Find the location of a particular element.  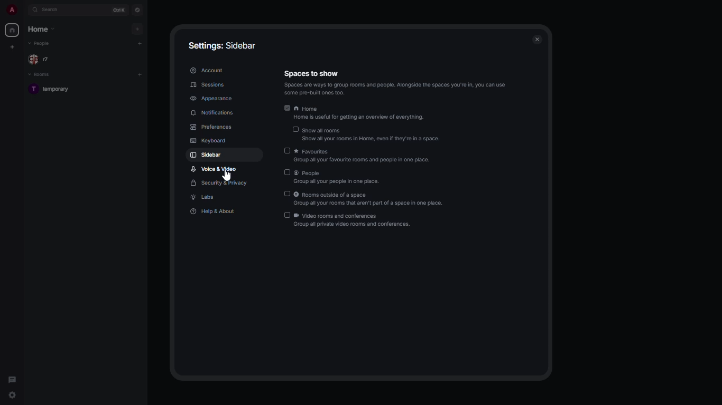

people is located at coordinates (41, 59).